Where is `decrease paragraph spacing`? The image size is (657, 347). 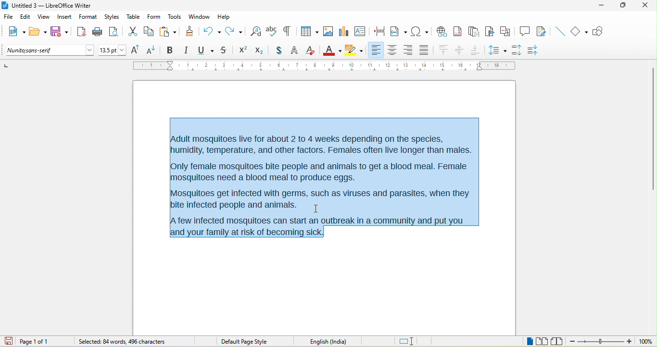
decrease paragraph spacing is located at coordinates (535, 50).